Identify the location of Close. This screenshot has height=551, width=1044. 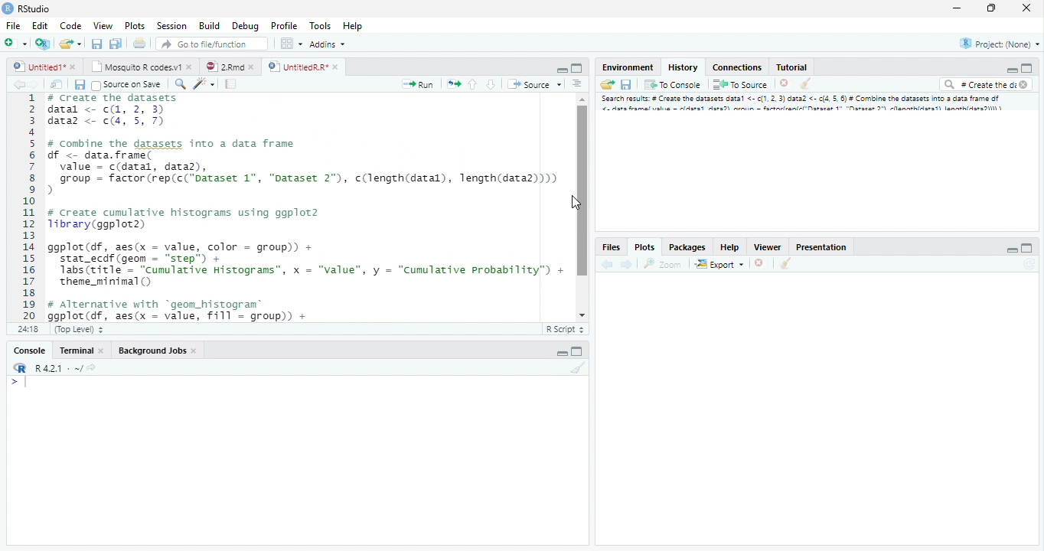
(1025, 8).